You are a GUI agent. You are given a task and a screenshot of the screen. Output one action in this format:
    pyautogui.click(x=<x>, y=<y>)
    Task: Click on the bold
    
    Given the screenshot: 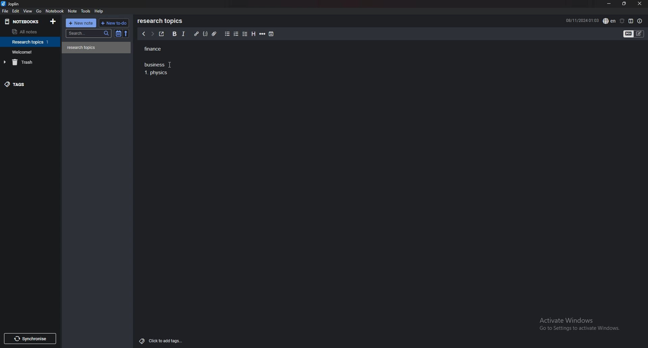 What is the action you would take?
    pyautogui.click(x=174, y=34)
    